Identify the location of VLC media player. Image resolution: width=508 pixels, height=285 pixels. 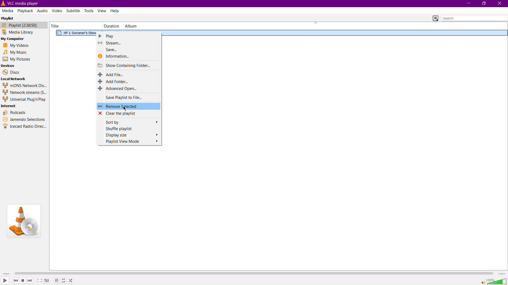
(22, 3).